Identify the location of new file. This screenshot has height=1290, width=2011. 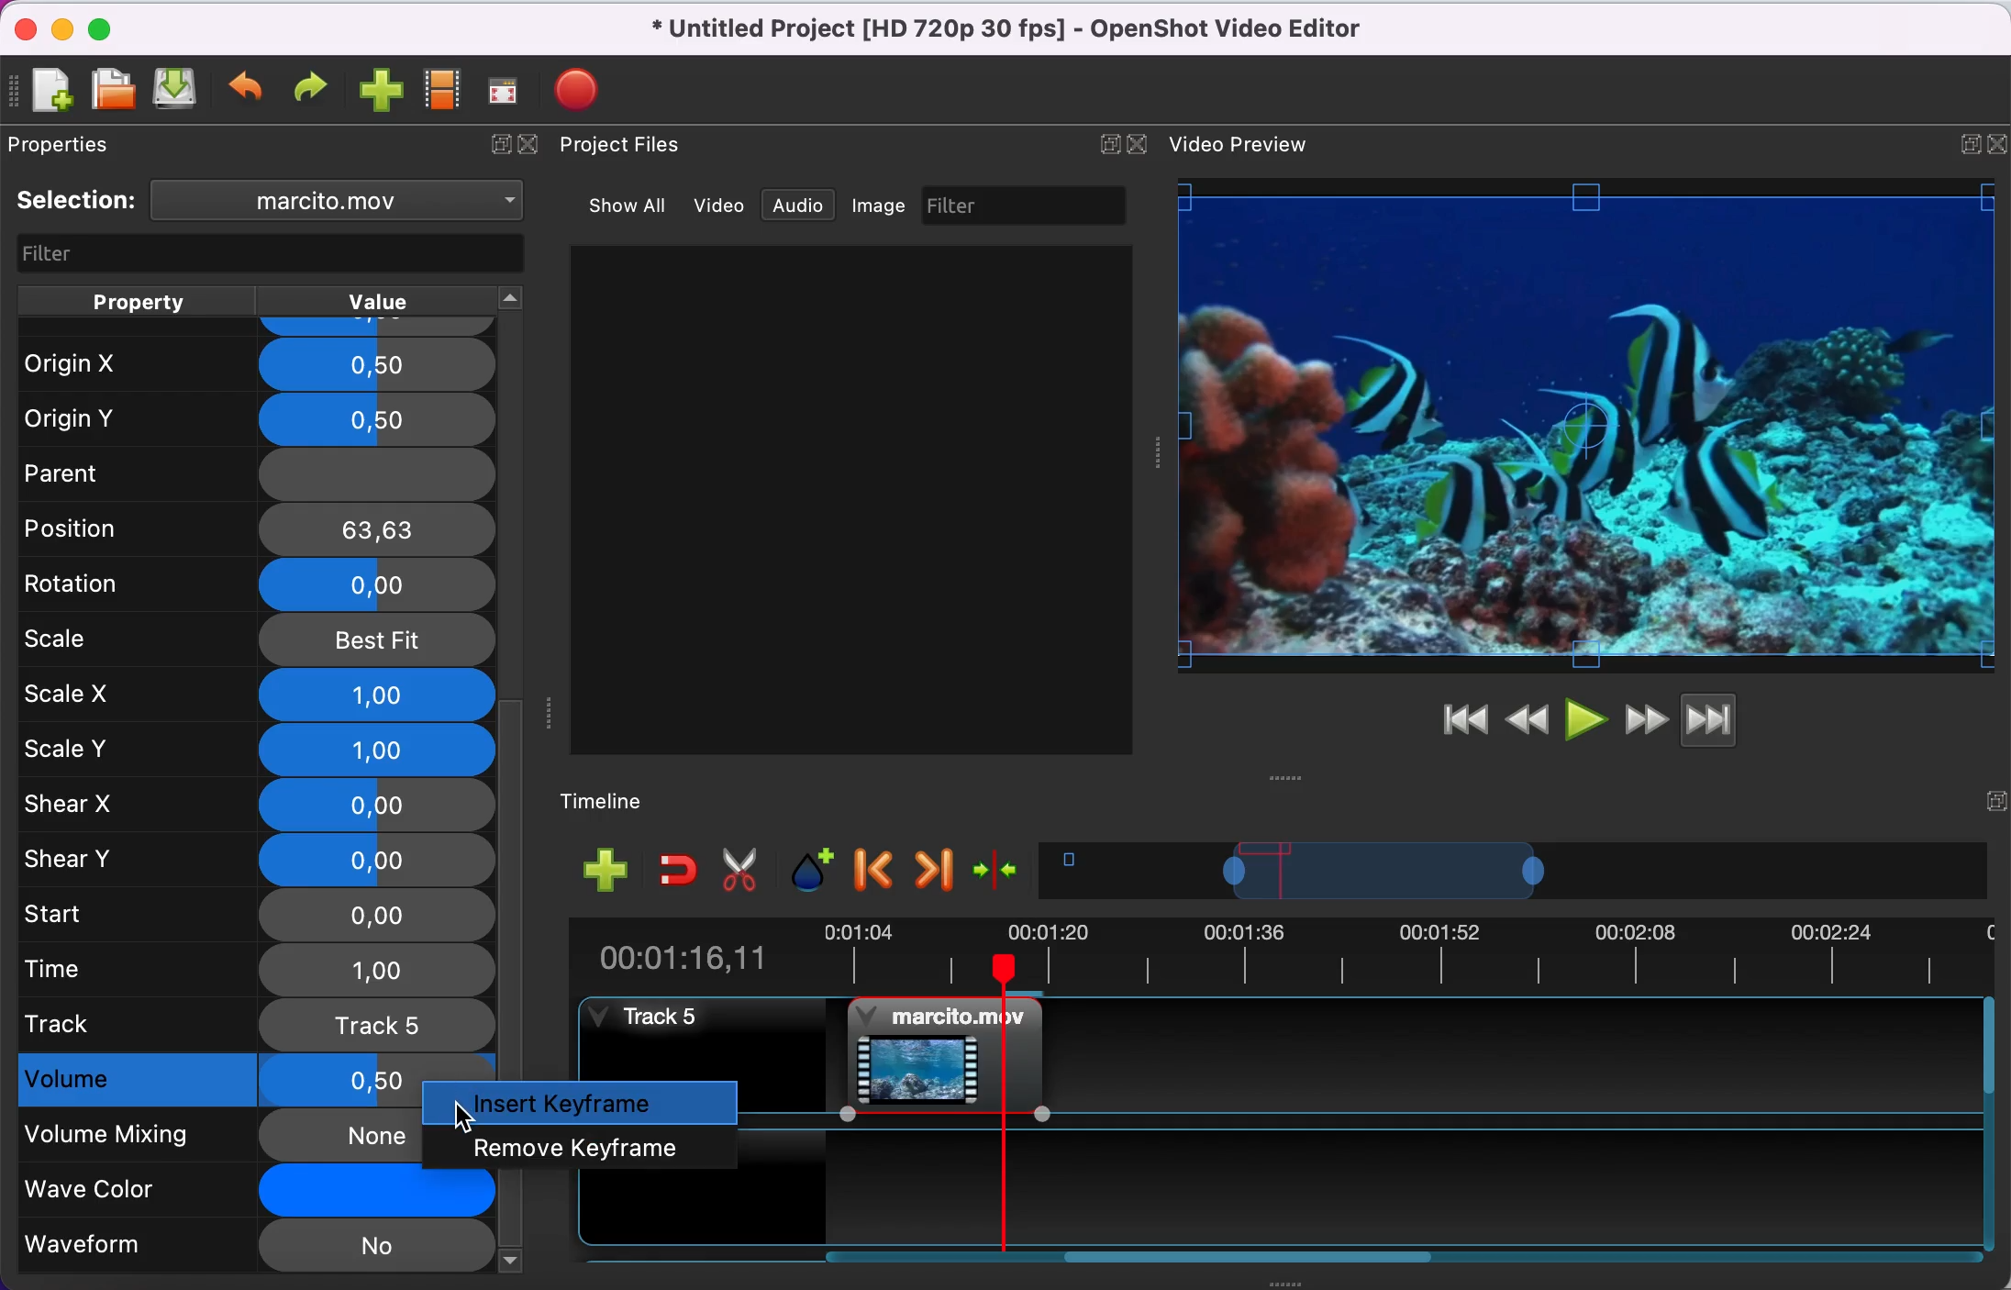
(51, 89).